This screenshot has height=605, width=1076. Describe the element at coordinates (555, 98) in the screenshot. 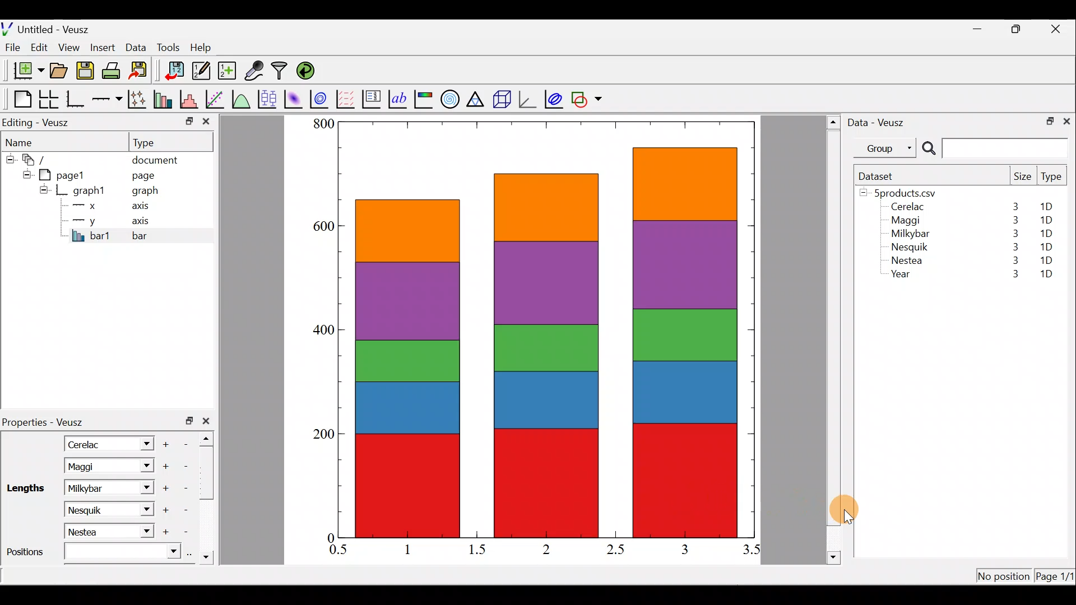

I see `plot covariance ellipses` at that location.